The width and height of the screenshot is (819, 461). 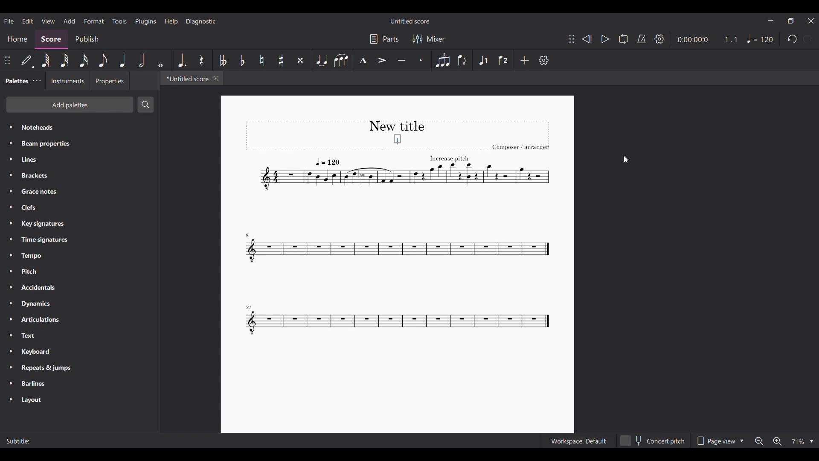 What do you see at coordinates (119, 21) in the screenshot?
I see `Tools menu` at bounding box center [119, 21].